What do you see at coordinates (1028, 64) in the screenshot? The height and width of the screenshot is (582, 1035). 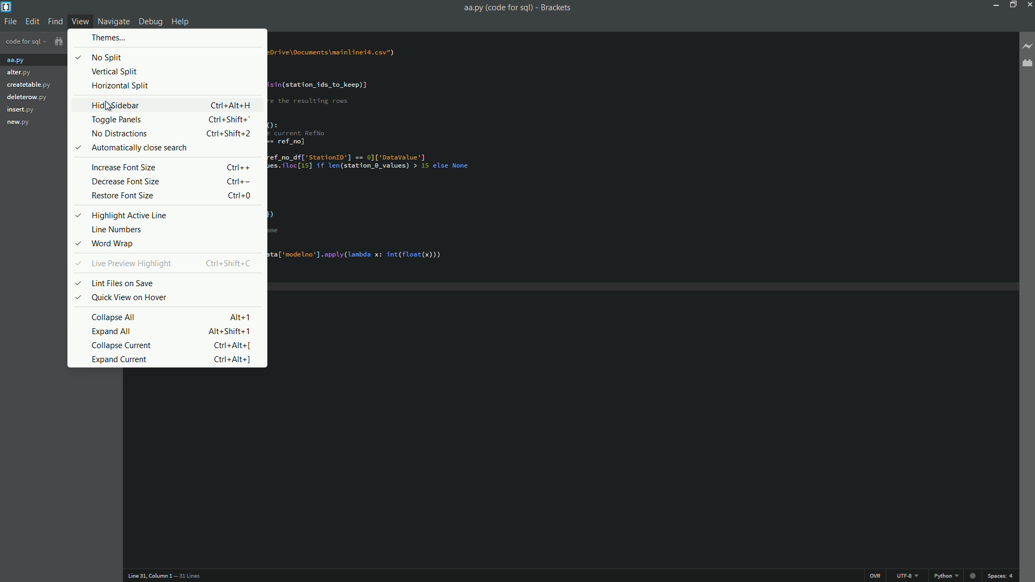 I see `extension manager button` at bounding box center [1028, 64].